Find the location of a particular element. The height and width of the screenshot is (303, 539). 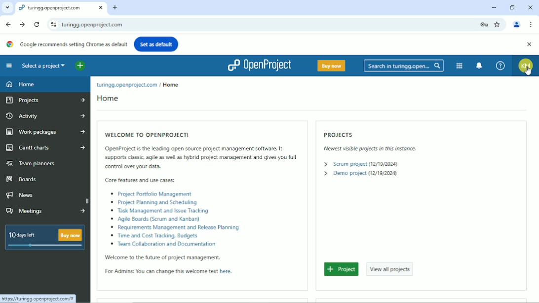

Lock is located at coordinates (484, 24).